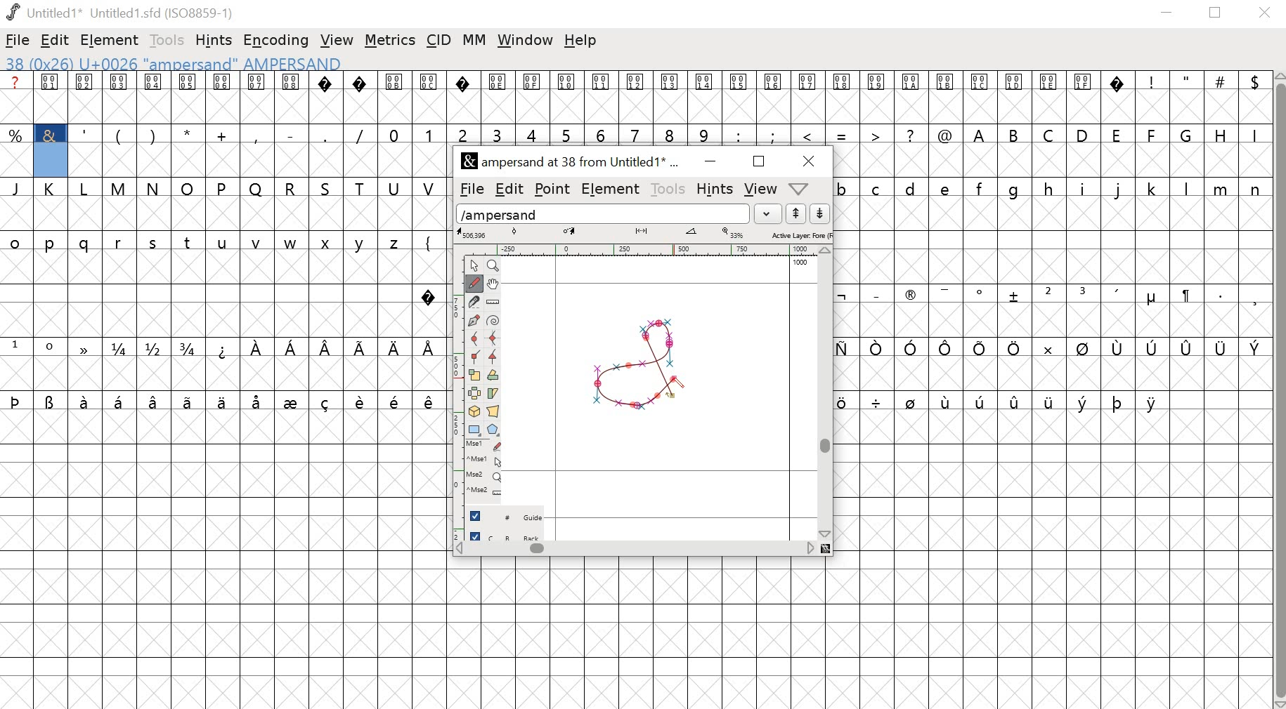  What do you see at coordinates (18, 188) in the screenshot?
I see `J` at bounding box center [18, 188].